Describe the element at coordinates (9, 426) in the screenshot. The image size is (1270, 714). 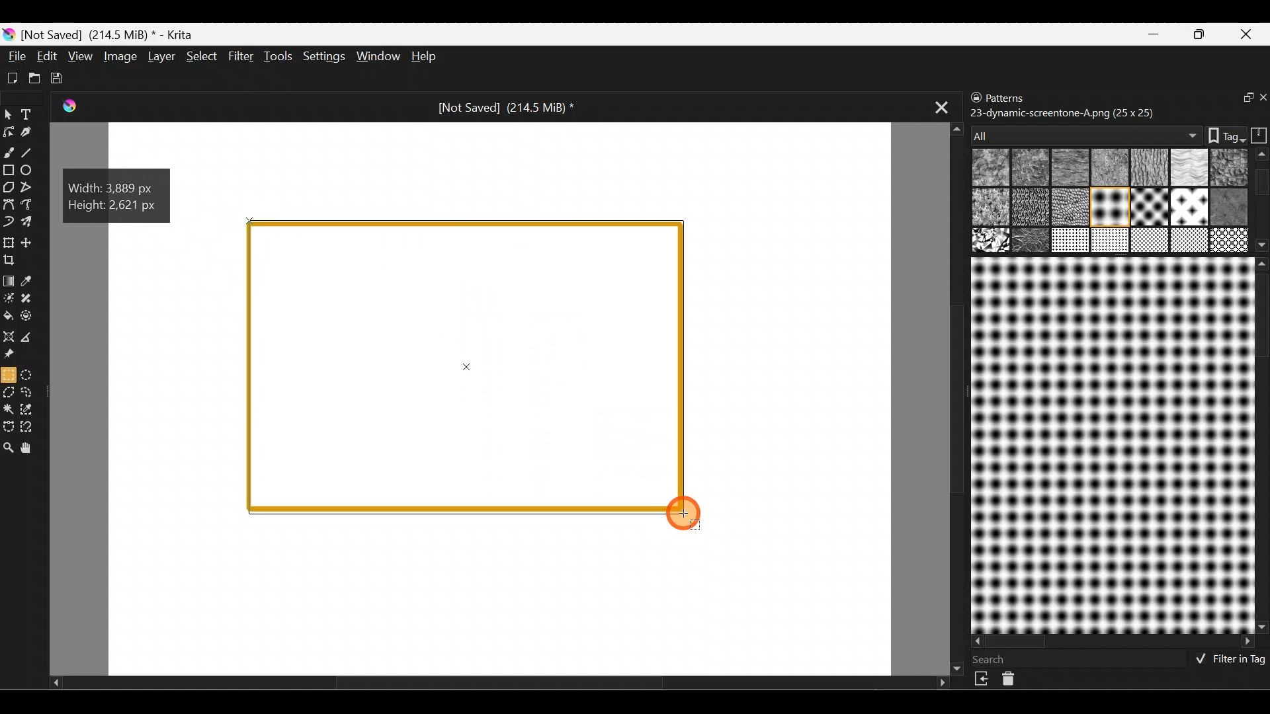
I see `Bezier curve selection tool` at that location.